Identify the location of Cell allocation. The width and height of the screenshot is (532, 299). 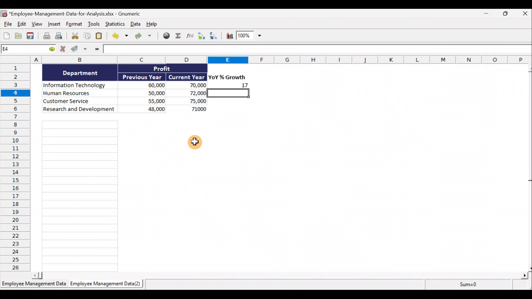
(29, 50).